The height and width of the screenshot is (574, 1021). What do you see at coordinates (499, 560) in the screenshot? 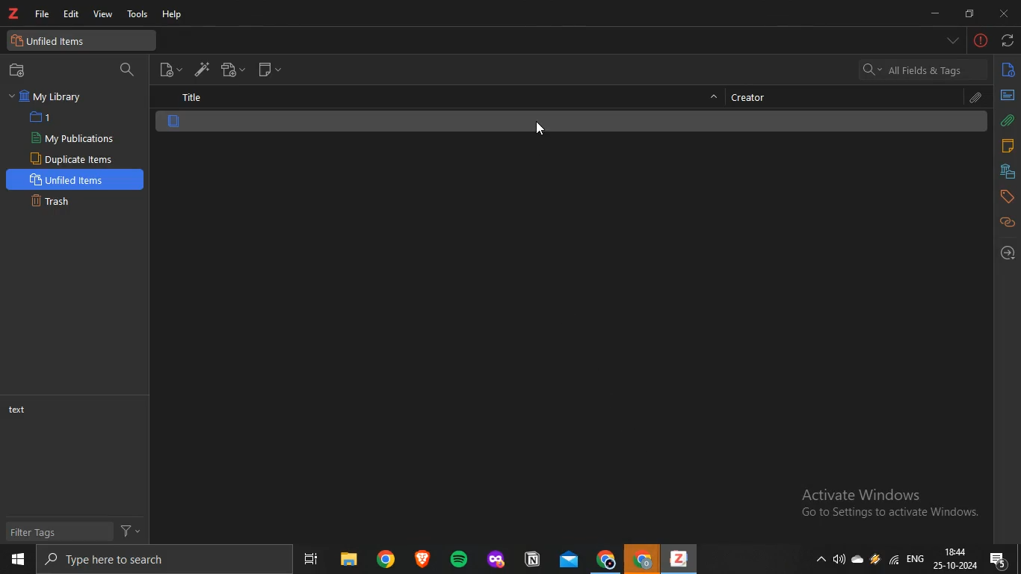
I see `app` at bounding box center [499, 560].